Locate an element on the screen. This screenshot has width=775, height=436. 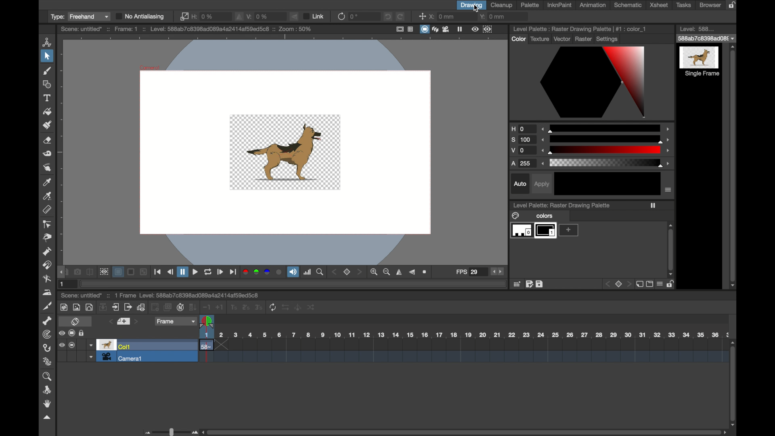
tracker tool is located at coordinates (47, 334).